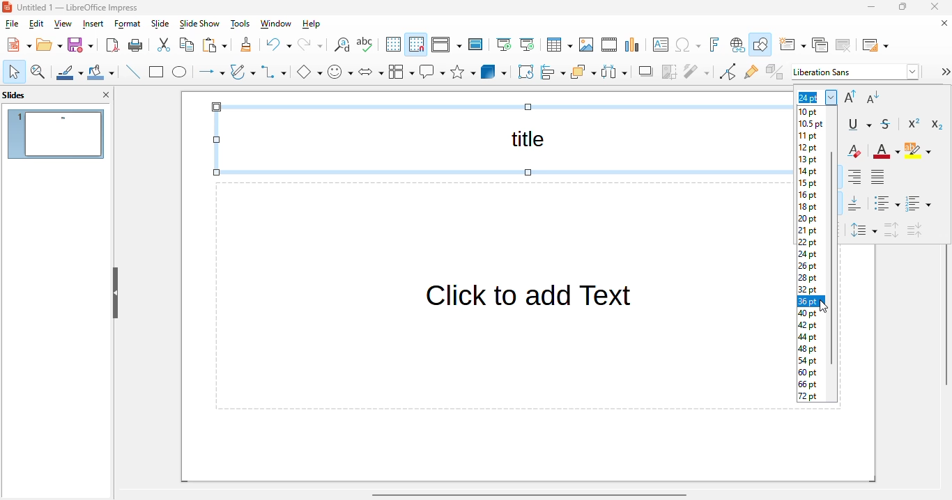 Image resolution: width=952 pixels, height=500 pixels. Describe the element at coordinates (633, 45) in the screenshot. I see `insert chart` at that location.